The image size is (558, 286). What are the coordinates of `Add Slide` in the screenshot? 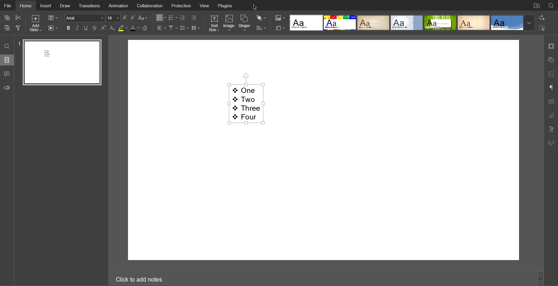 It's located at (37, 23).